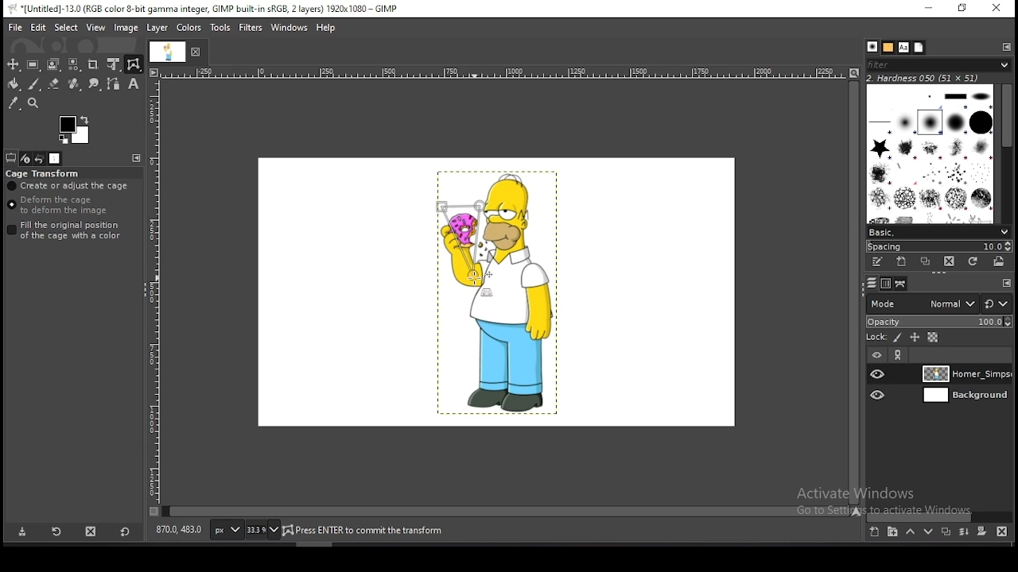 The height and width of the screenshot is (572, 1018). What do you see at coordinates (92, 532) in the screenshot?
I see `delete tool preset` at bounding box center [92, 532].